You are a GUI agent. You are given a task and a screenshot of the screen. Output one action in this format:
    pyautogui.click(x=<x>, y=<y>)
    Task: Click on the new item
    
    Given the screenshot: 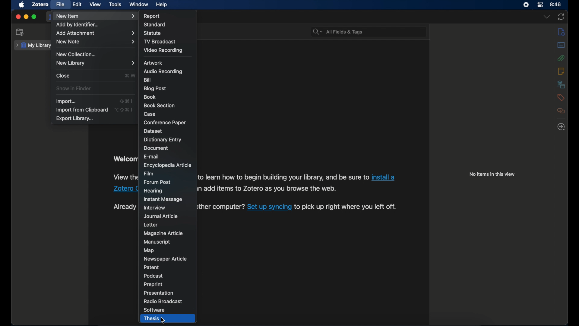 What is the action you would take?
    pyautogui.click(x=96, y=17)
    